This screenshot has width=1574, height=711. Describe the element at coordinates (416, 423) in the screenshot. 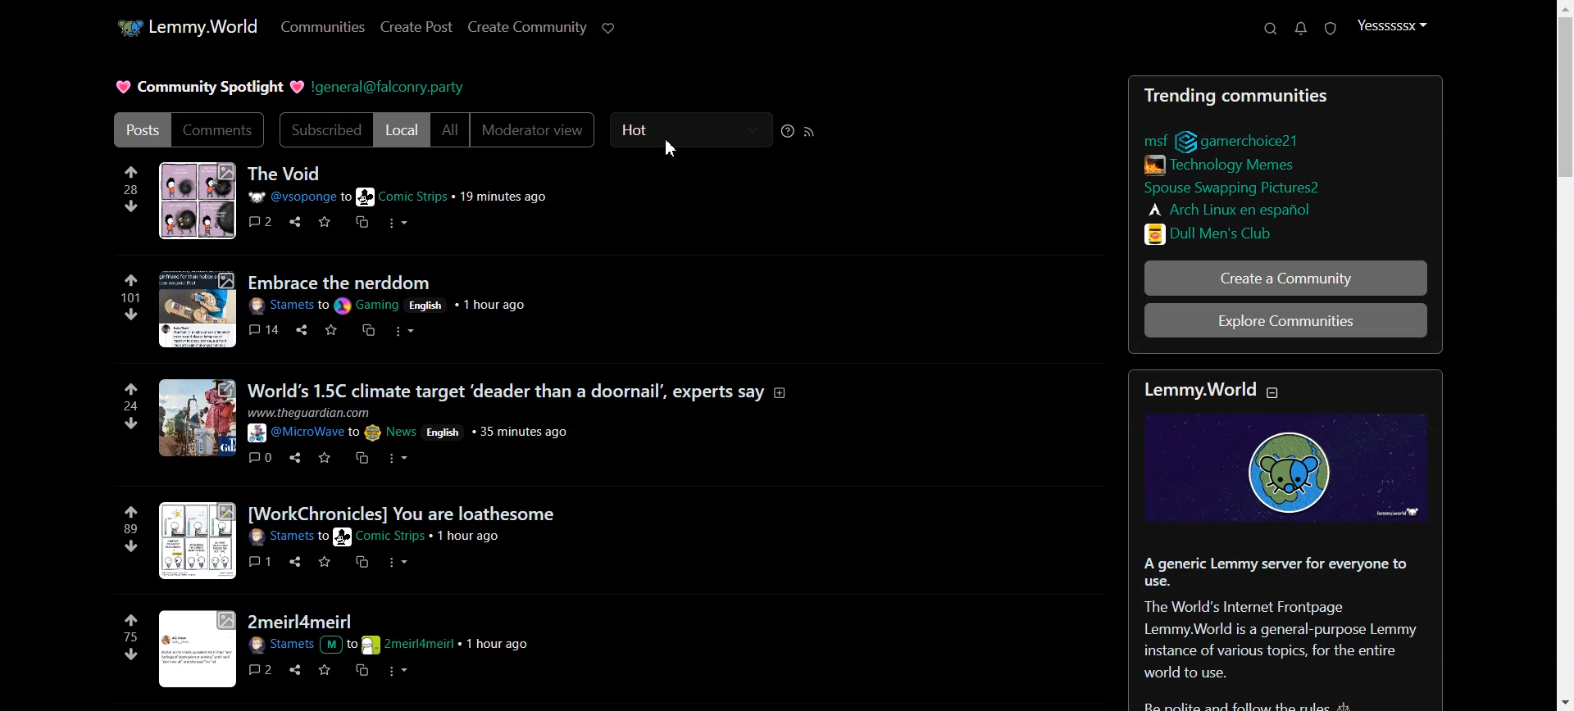

I see `post details` at that location.